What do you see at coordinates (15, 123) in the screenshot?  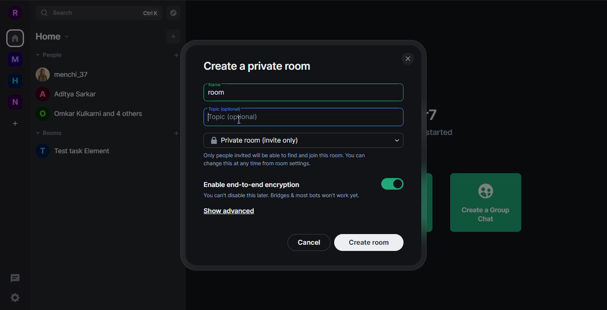 I see `create a space` at bounding box center [15, 123].